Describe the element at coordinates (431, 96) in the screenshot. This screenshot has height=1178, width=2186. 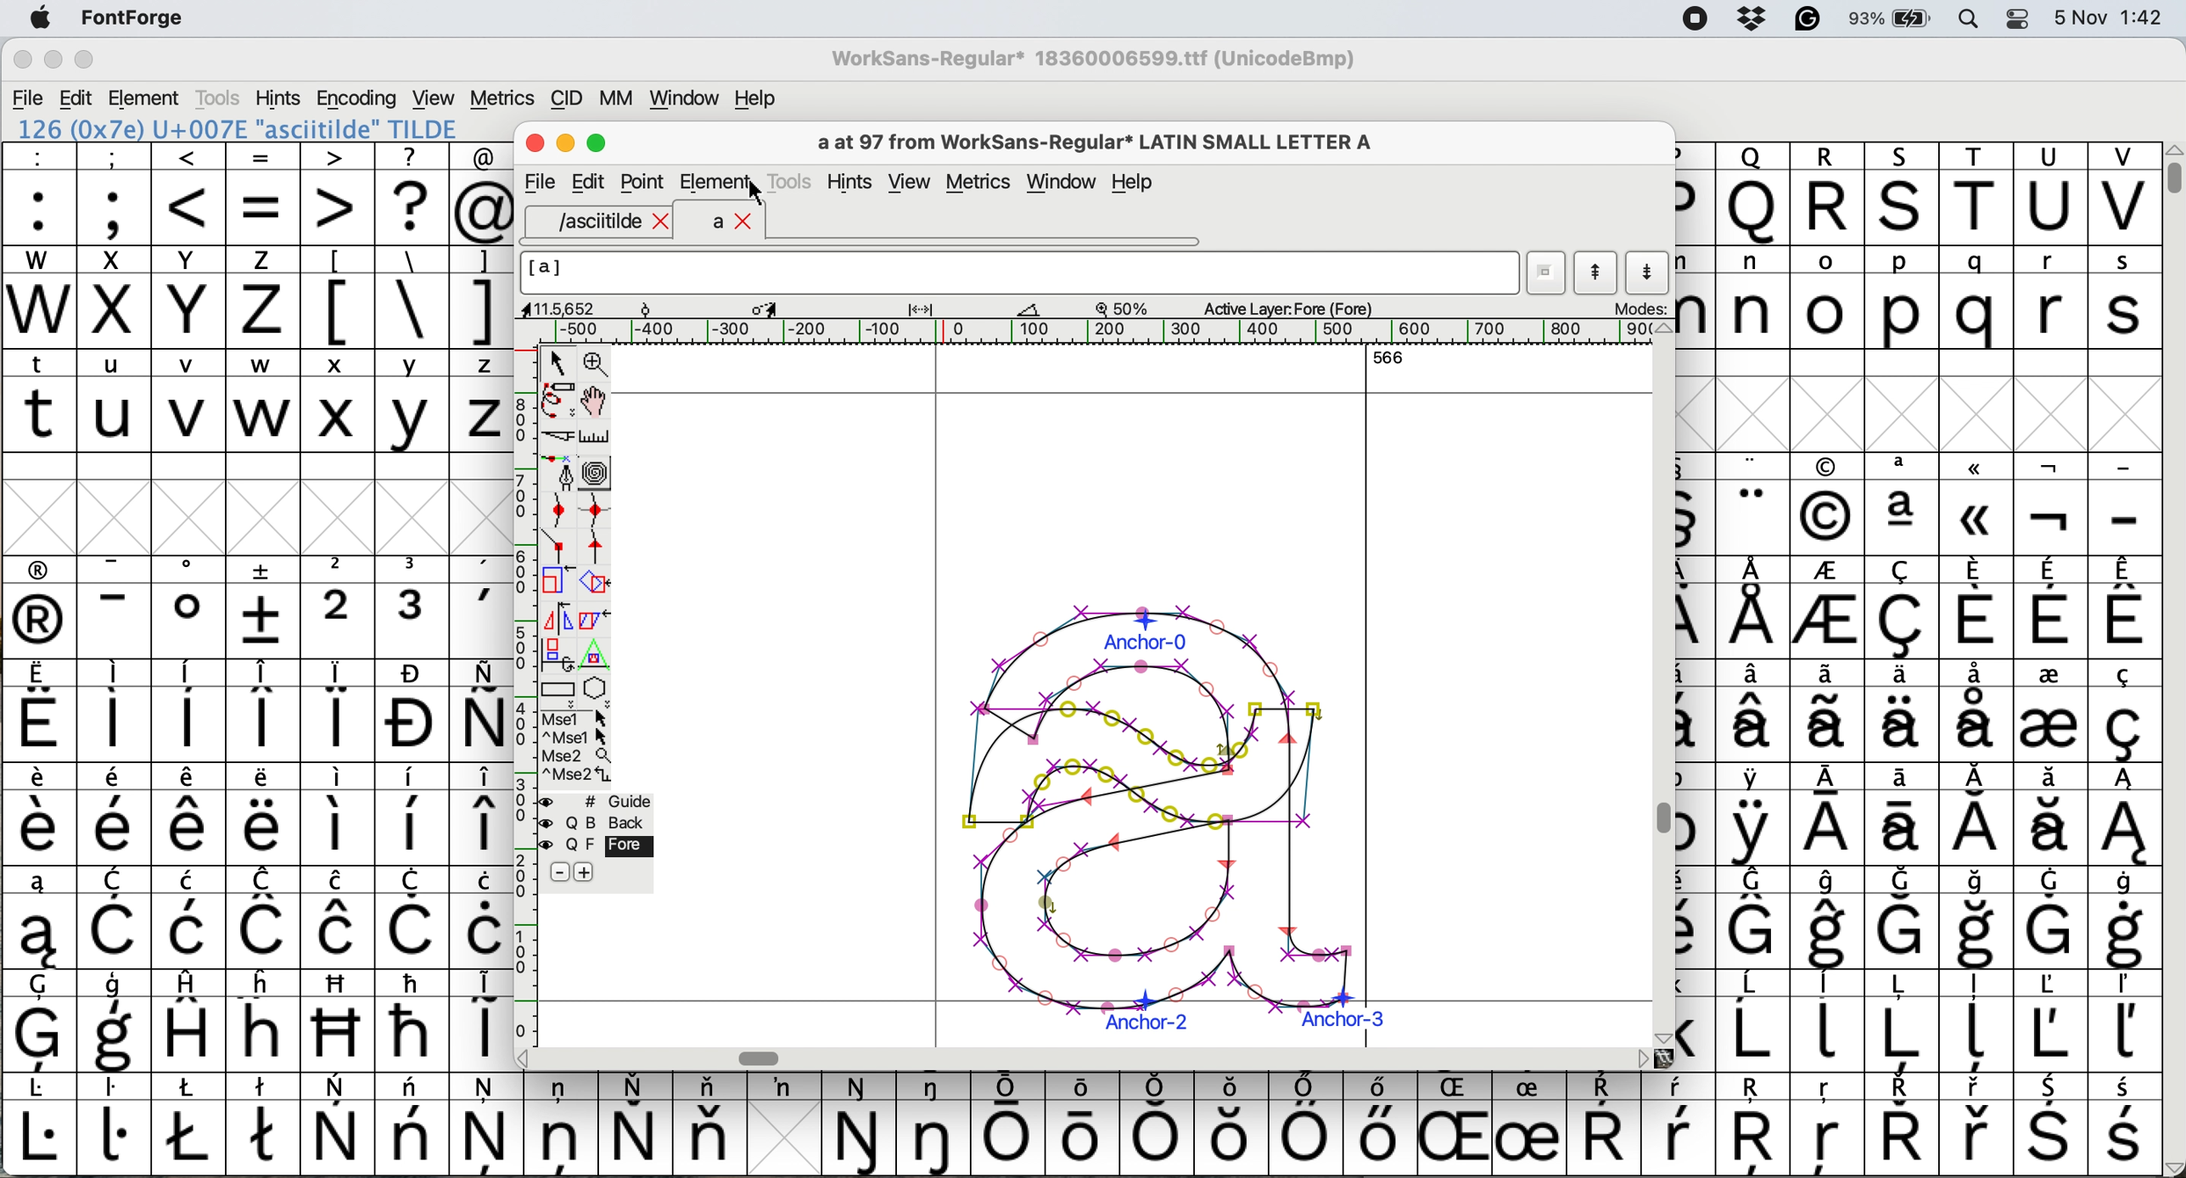
I see `view` at that location.